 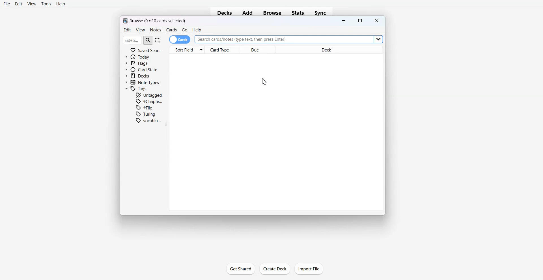 What do you see at coordinates (299, 13) in the screenshot?
I see `Stats` at bounding box center [299, 13].